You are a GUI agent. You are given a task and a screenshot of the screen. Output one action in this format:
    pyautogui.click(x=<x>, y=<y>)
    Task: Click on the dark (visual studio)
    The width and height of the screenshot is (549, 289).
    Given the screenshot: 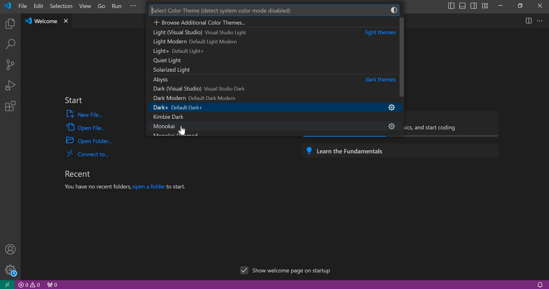 What is the action you would take?
    pyautogui.click(x=270, y=89)
    